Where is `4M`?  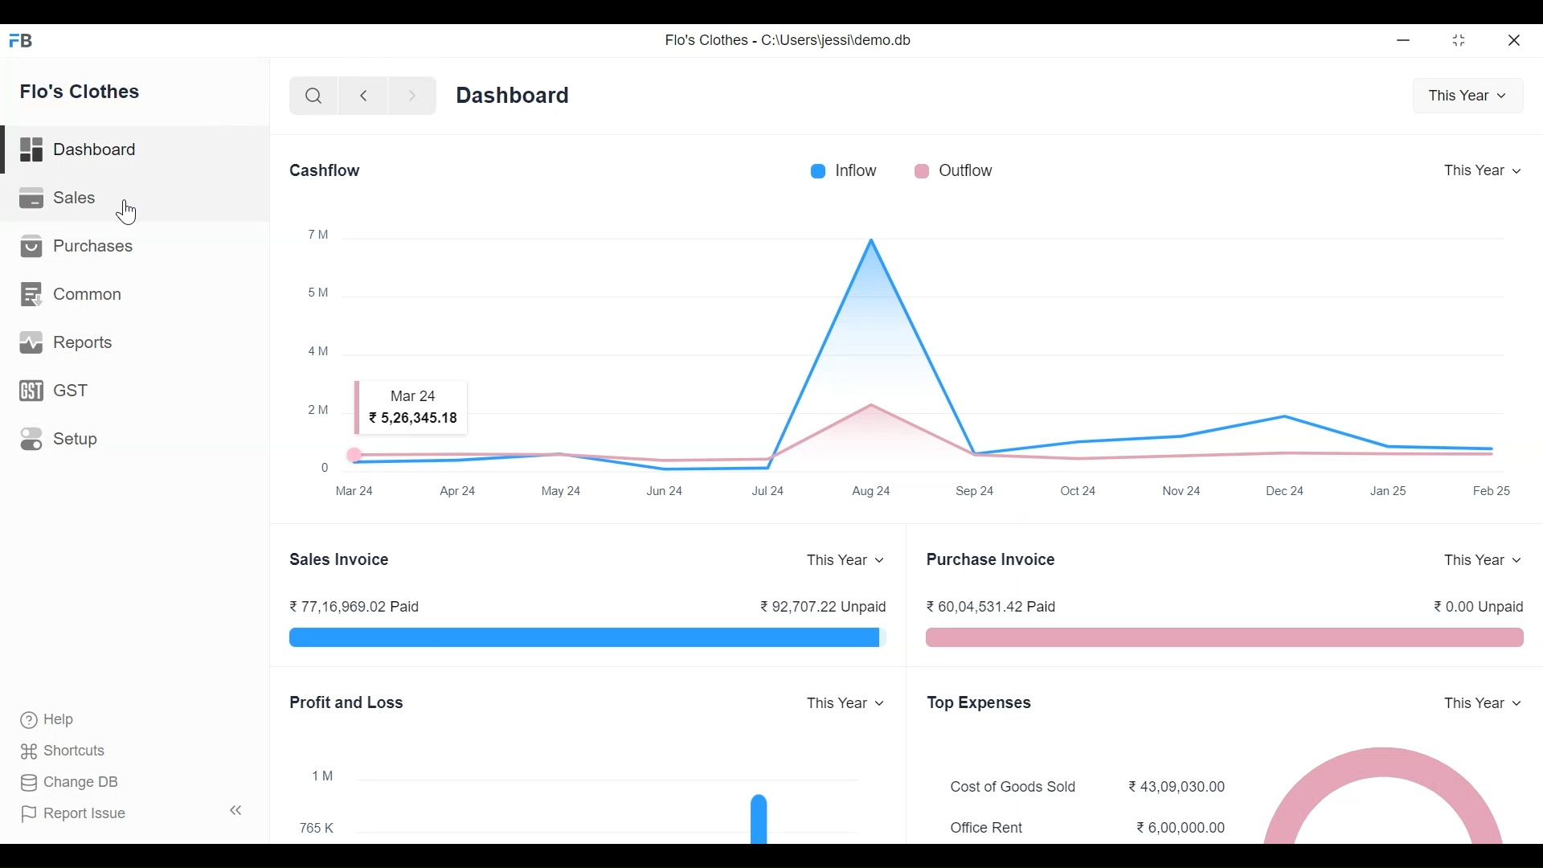 4M is located at coordinates (318, 349).